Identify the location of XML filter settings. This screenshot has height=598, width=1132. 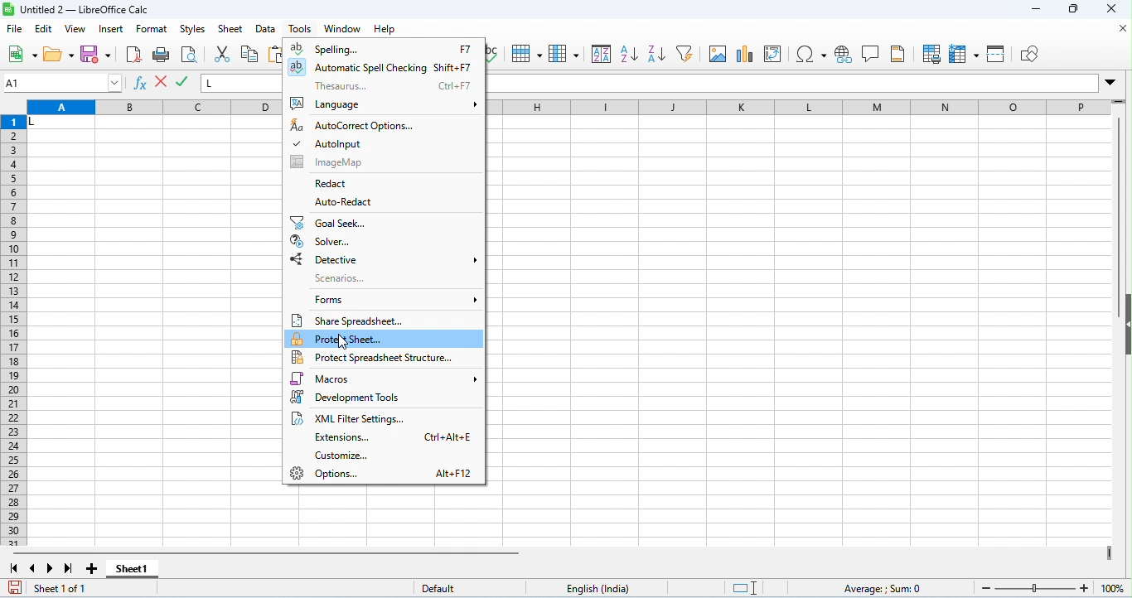
(352, 419).